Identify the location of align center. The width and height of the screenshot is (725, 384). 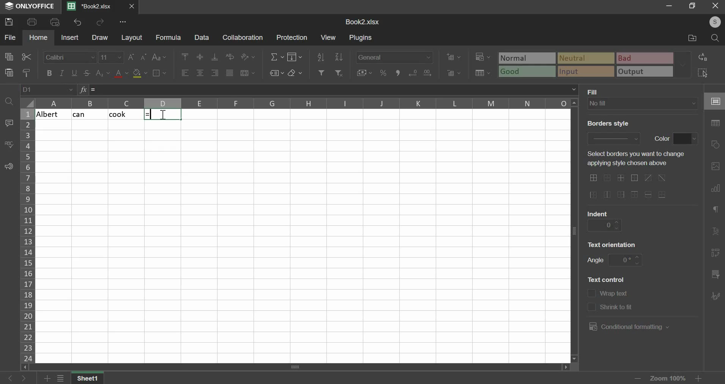
(200, 73).